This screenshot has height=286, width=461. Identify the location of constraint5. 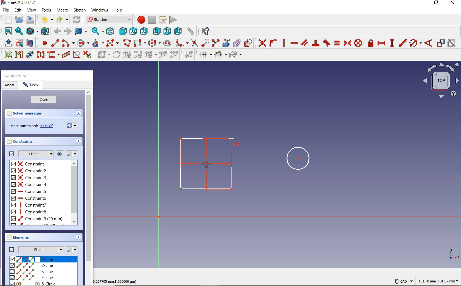
(29, 191).